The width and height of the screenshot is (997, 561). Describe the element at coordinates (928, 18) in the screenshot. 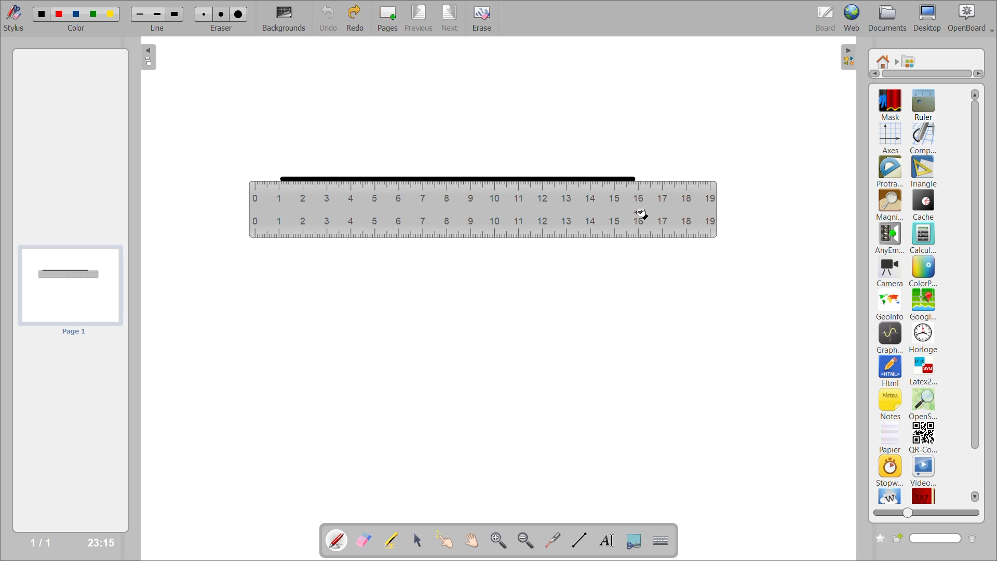

I see `desktop` at that location.